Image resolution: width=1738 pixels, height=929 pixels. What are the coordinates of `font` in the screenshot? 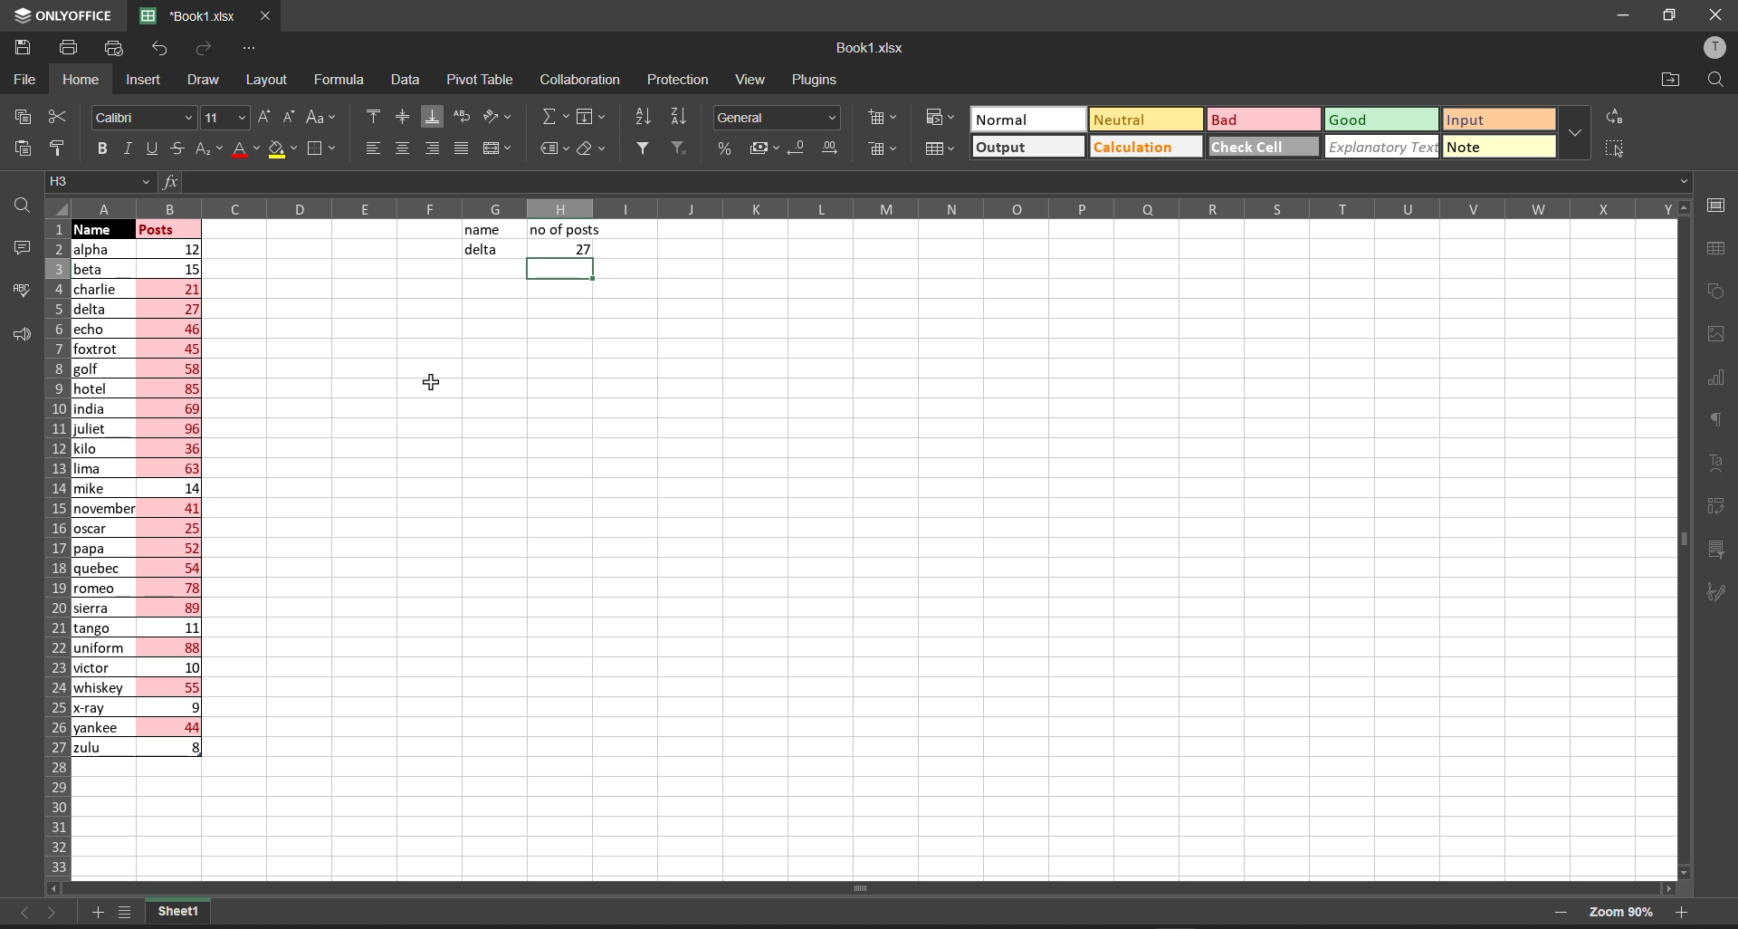 It's located at (142, 116).